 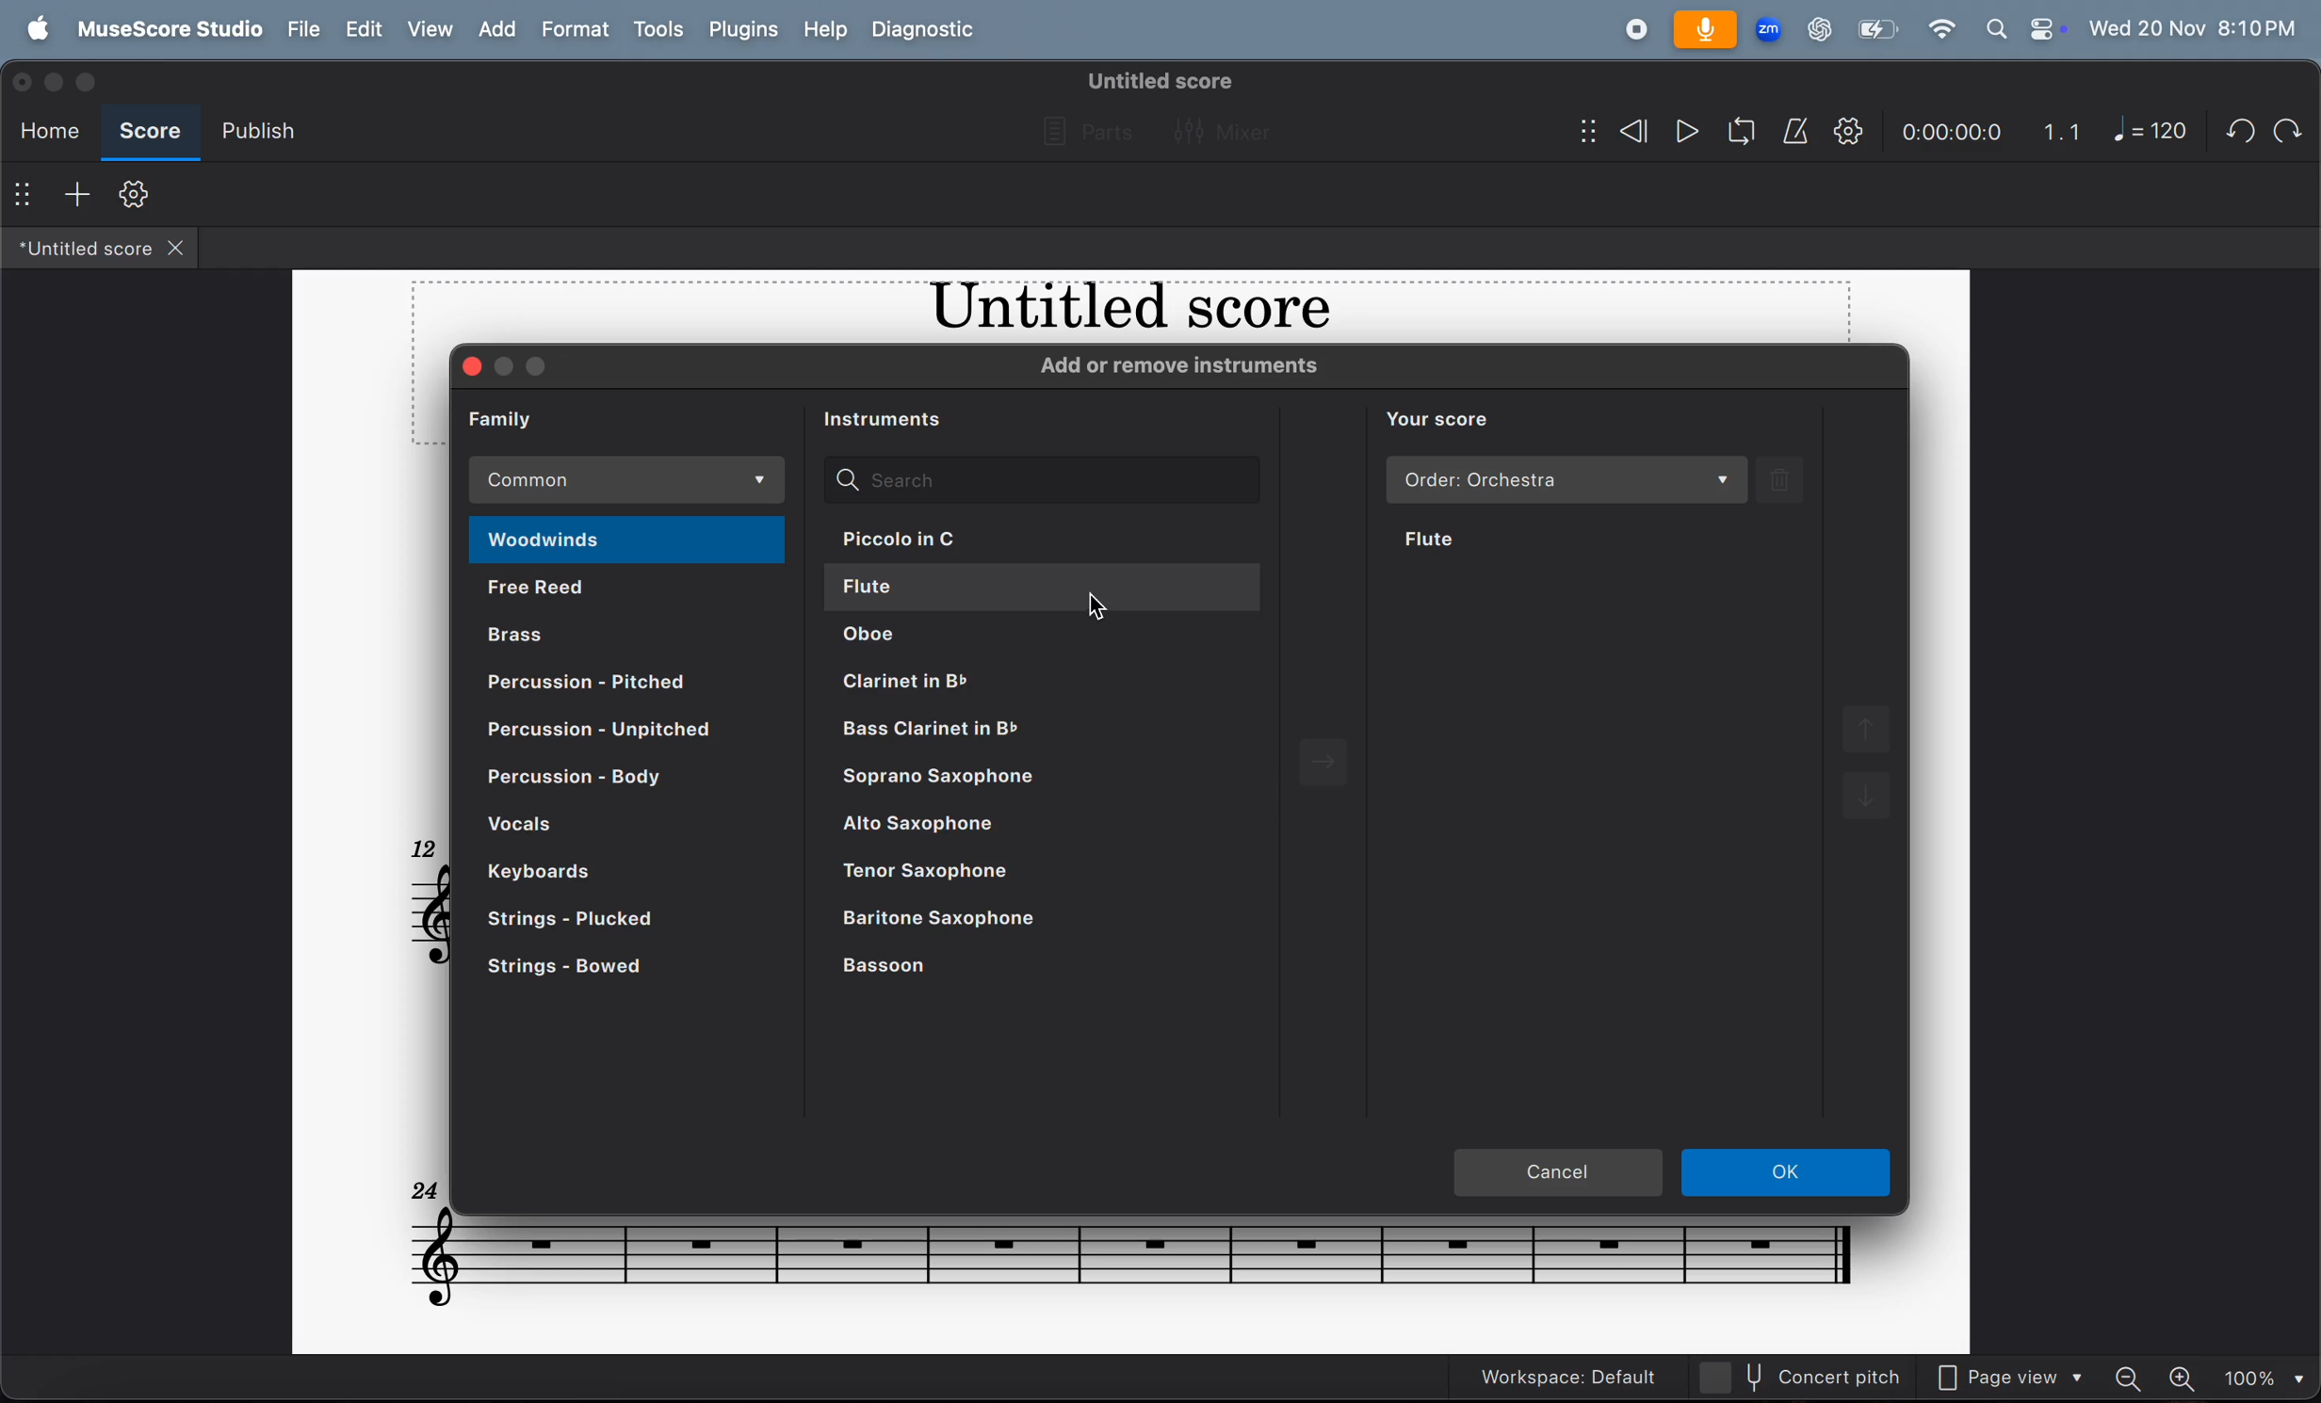 What do you see at coordinates (302, 30) in the screenshot?
I see `file` at bounding box center [302, 30].